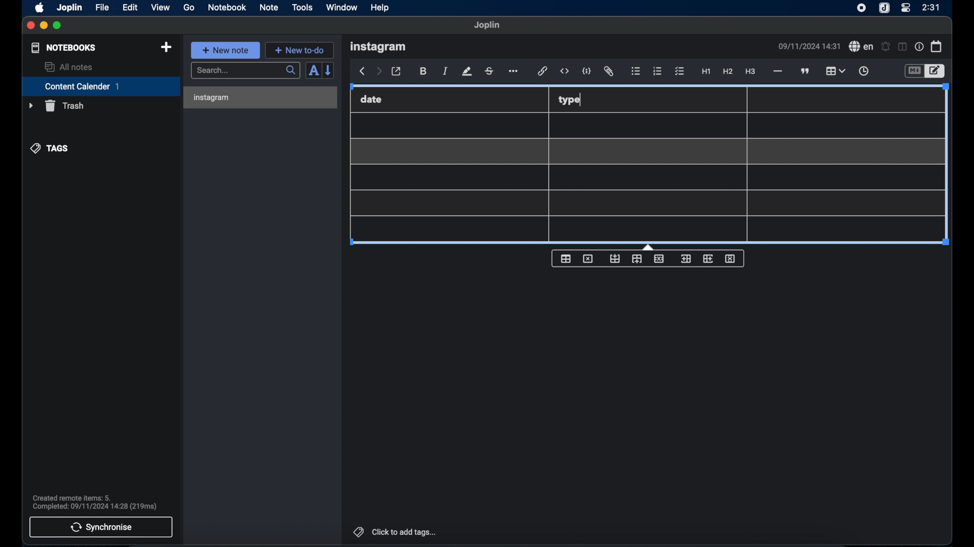 This screenshot has height=547, width=974. I want to click on tags, so click(50, 148).